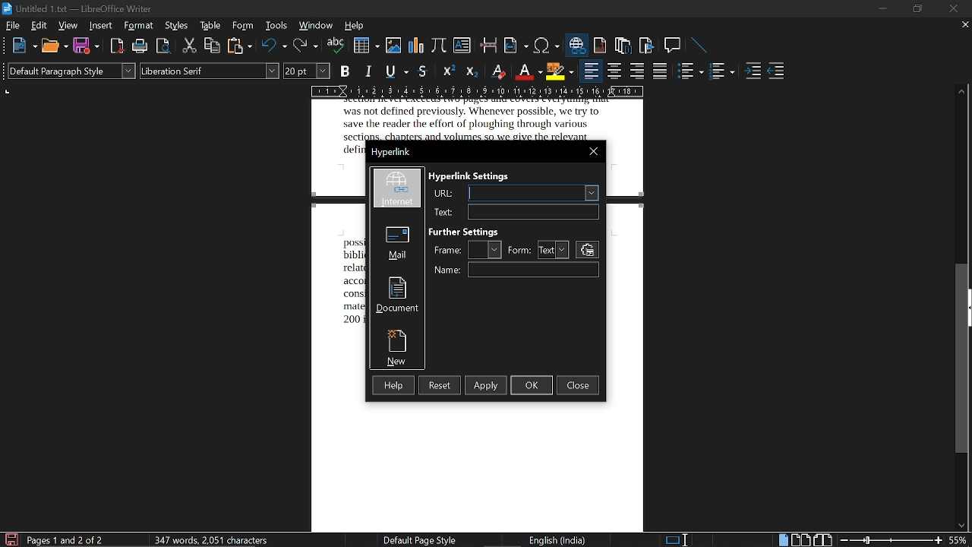 Image resolution: width=972 pixels, height=547 pixels. What do you see at coordinates (890, 540) in the screenshot?
I see `change zoom` at bounding box center [890, 540].